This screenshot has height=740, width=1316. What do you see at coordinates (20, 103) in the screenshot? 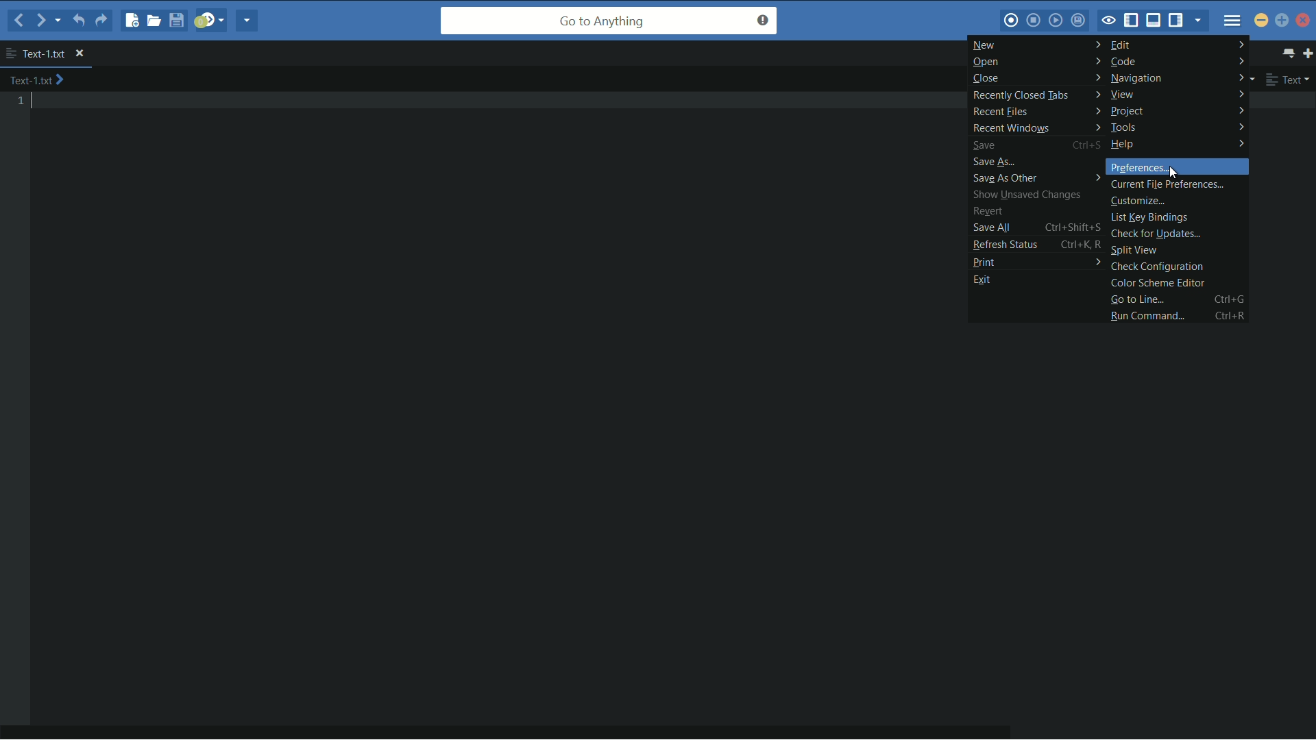
I see `line number` at bounding box center [20, 103].